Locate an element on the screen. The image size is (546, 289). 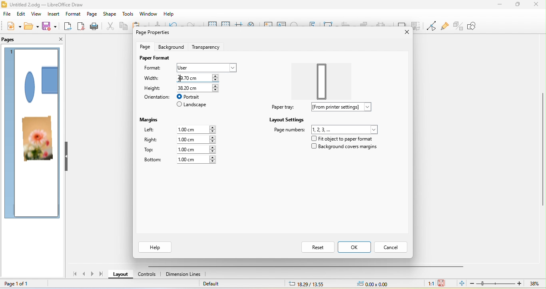
reset is located at coordinates (318, 247).